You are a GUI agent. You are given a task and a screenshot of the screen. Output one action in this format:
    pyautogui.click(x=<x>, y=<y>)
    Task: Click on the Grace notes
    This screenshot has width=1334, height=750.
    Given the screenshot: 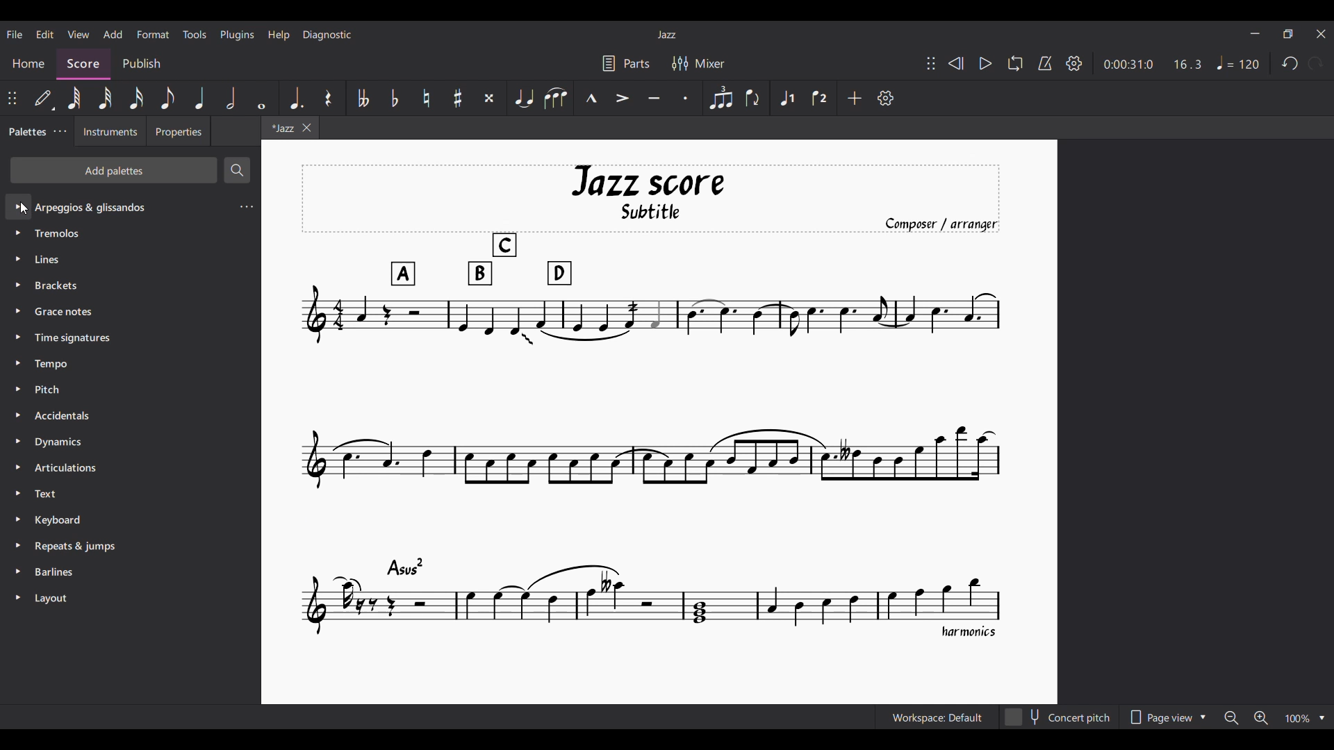 What is the action you would take?
    pyautogui.click(x=65, y=310)
    